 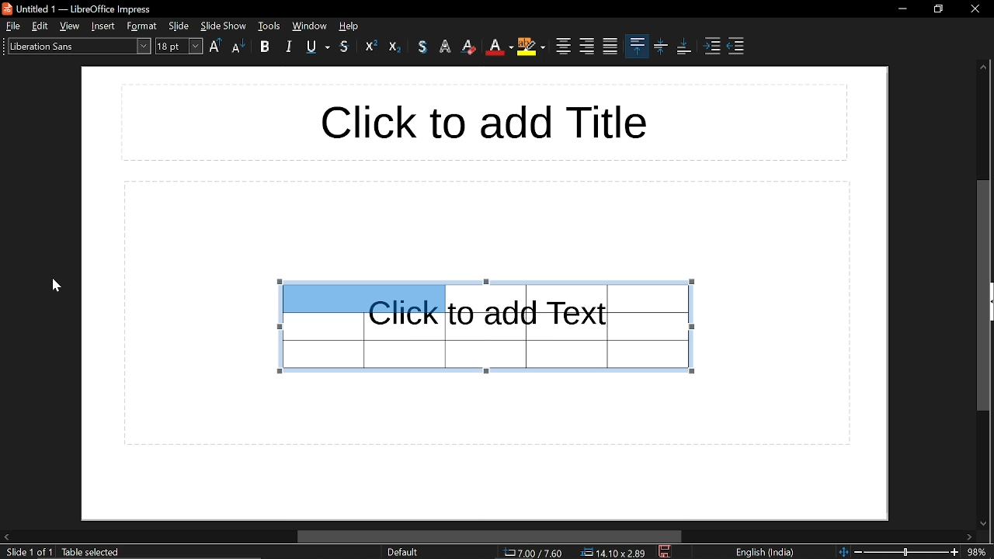 What do you see at coordinates (954, 552) in the screenshot?
I see `zoom in` at bounding box center [954, 552].